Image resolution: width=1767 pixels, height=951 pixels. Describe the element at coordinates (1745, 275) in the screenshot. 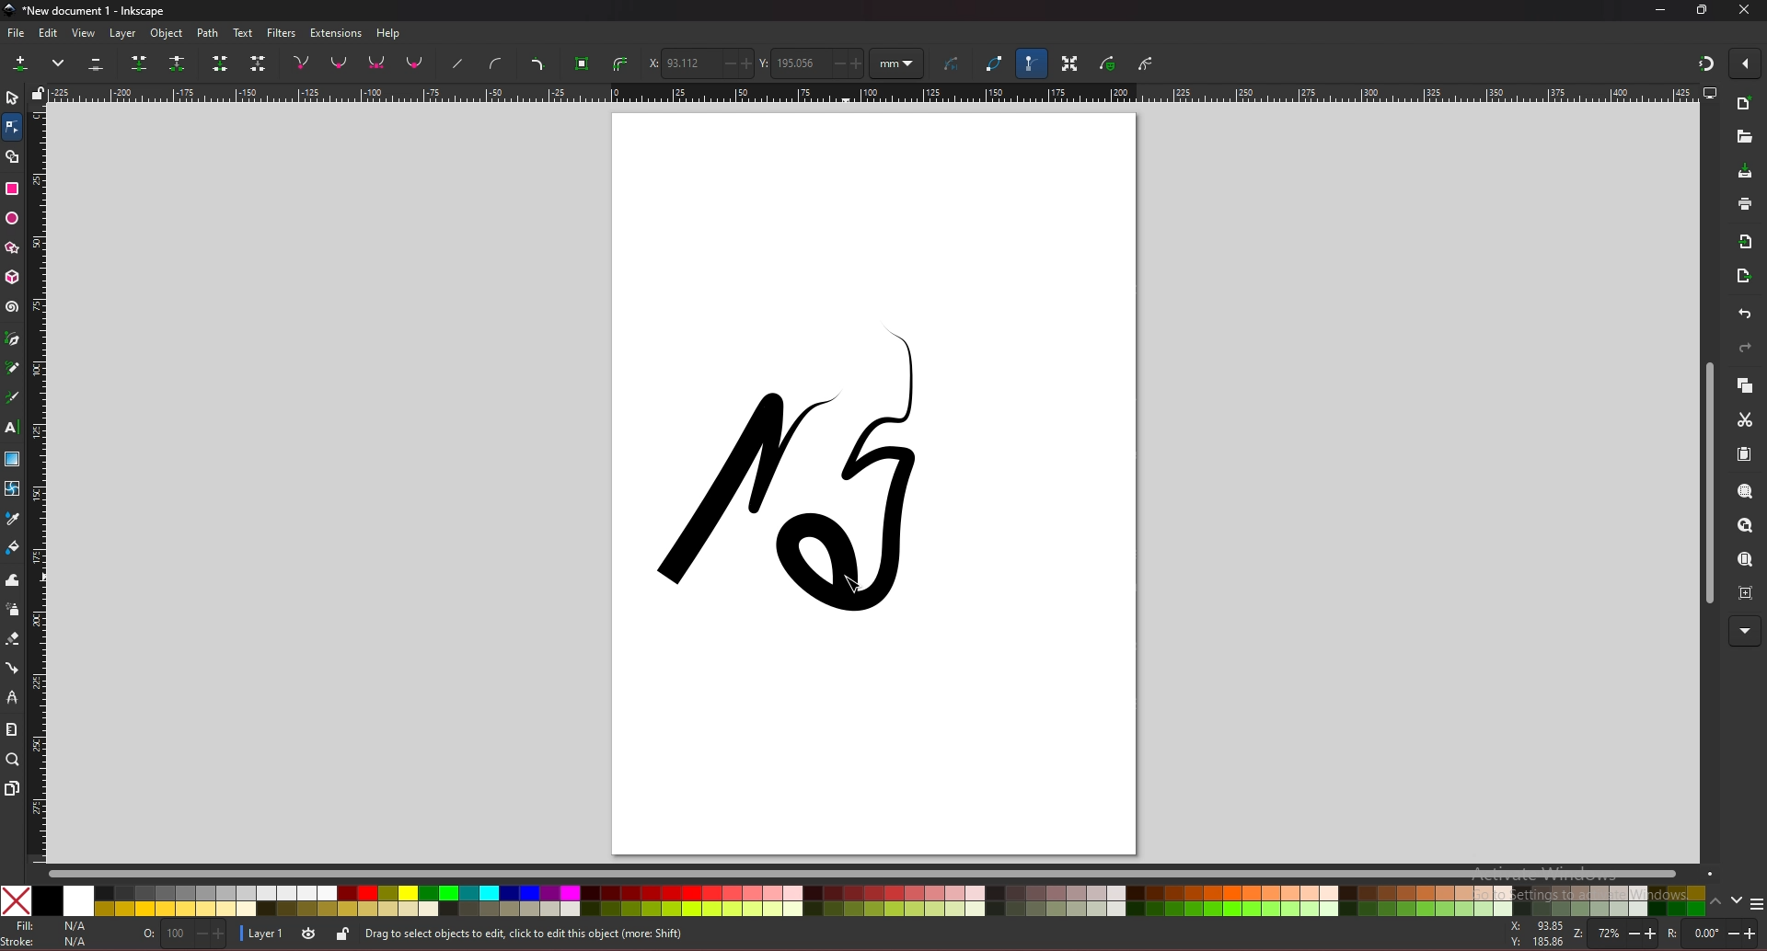

I see `export` at that location.